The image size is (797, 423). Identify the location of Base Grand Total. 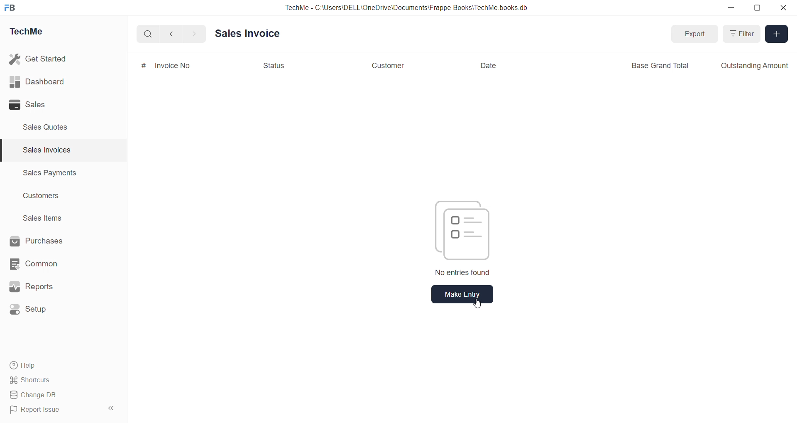
(659, 65).